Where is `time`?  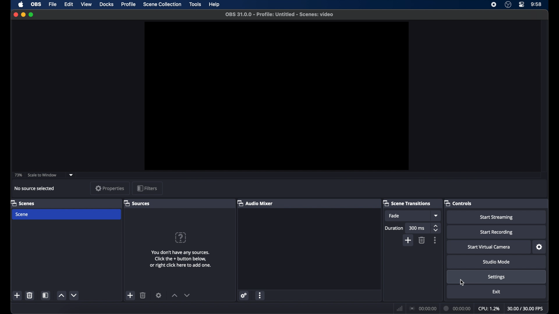
time is located at coordinates (536, 5).